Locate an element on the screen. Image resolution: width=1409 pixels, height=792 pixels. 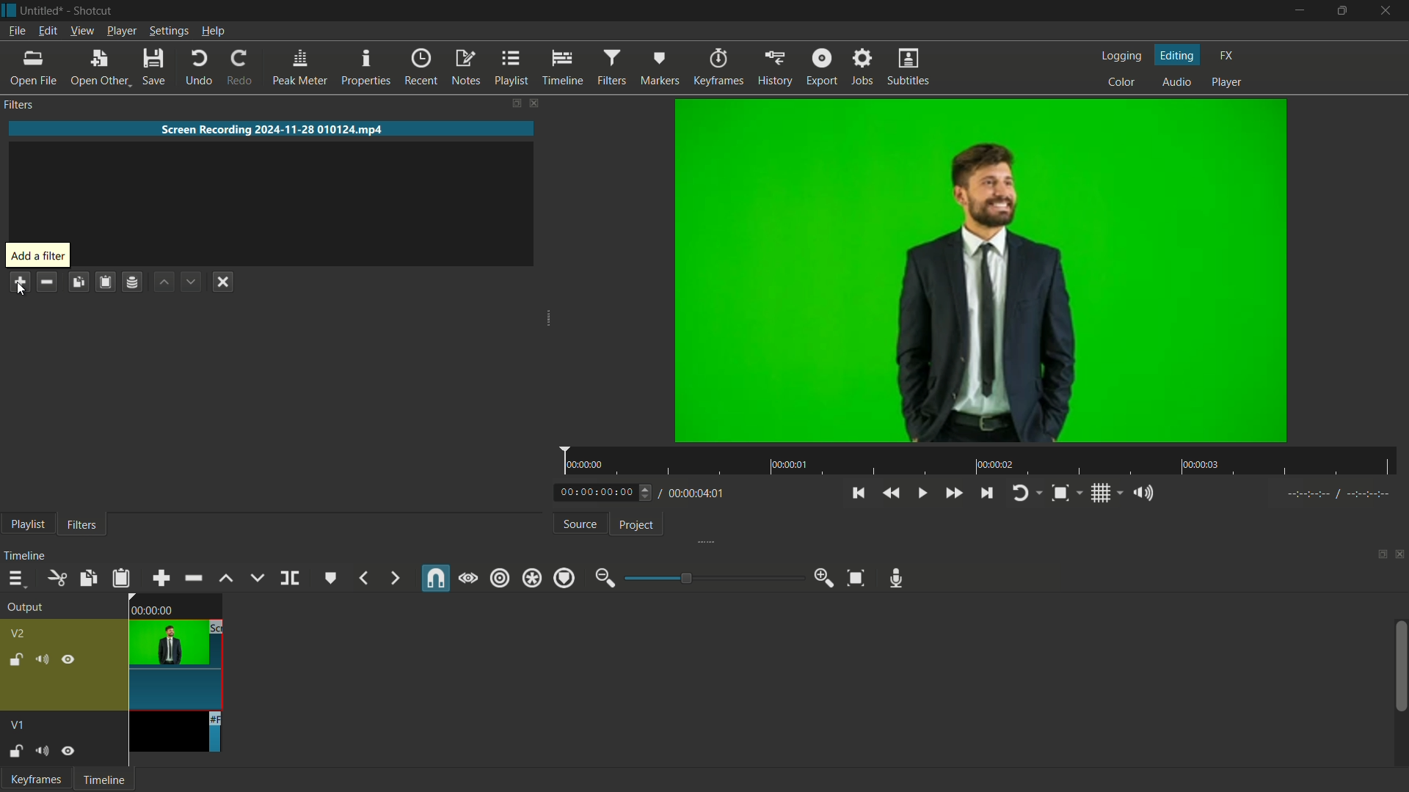
imported video is located at coordinates (980, 271).